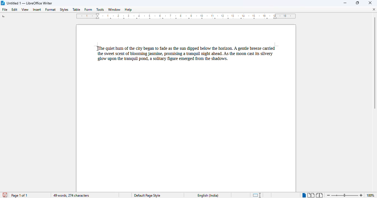 Image resolution: width=377 pixels, height=198 pixels. I want to click on vertical scroll bar, so click(373, 63).